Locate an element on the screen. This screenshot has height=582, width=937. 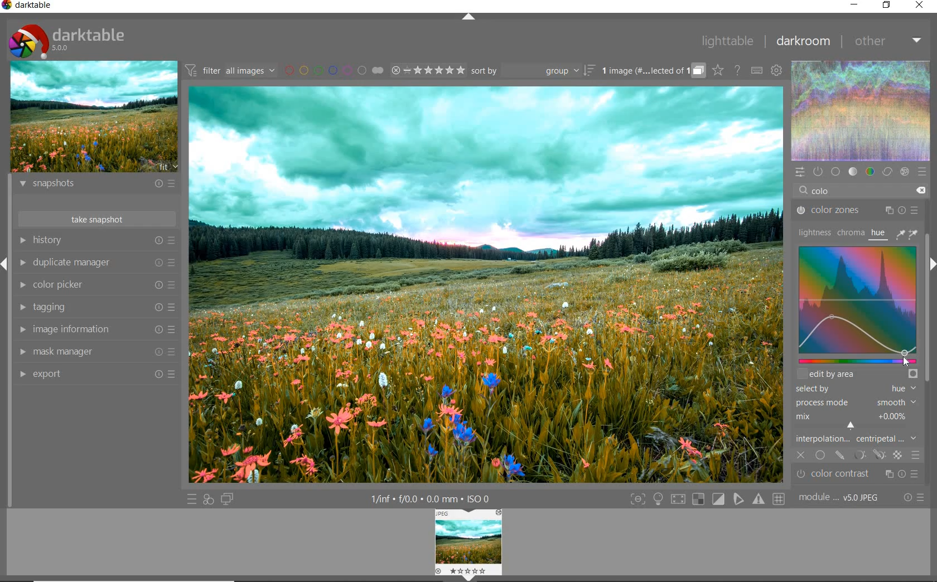
mask manager is located at coordinates (96, 351).